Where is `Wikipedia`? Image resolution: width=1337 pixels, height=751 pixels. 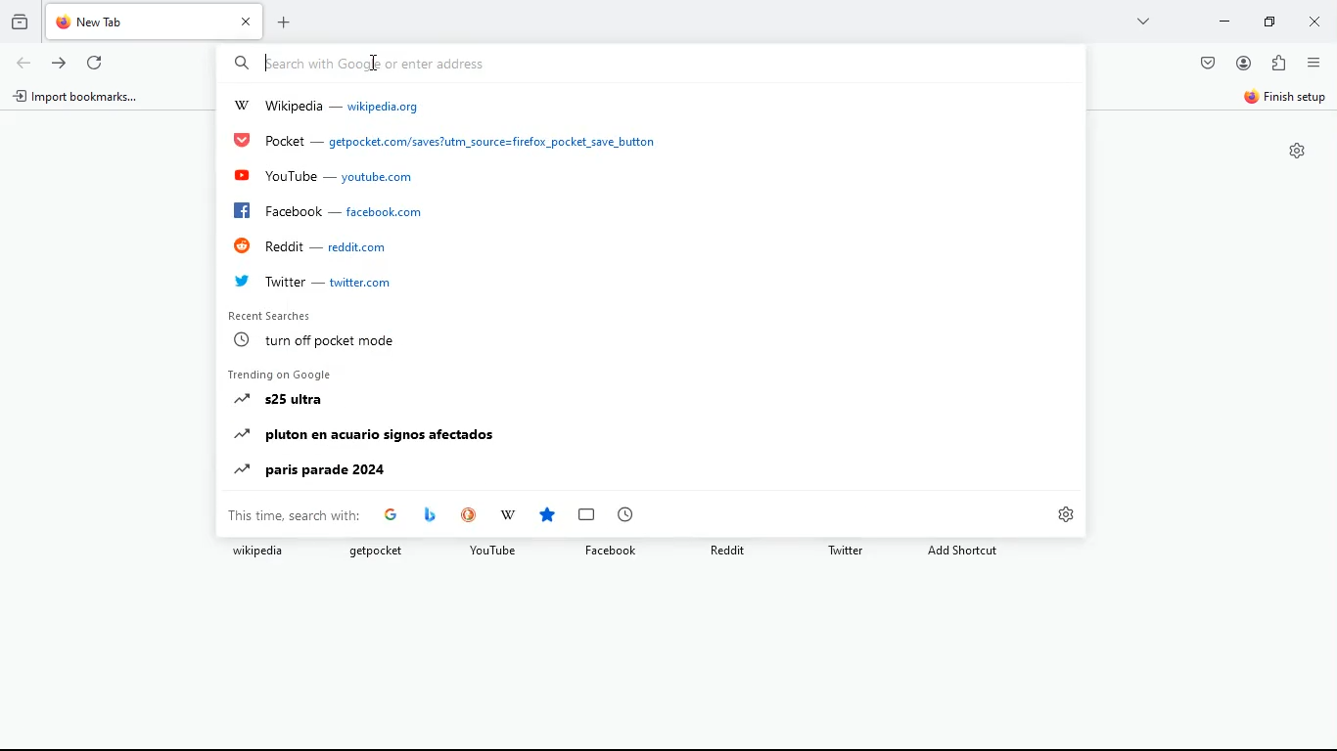 Wikipedia is located at coordinates (508, 513).